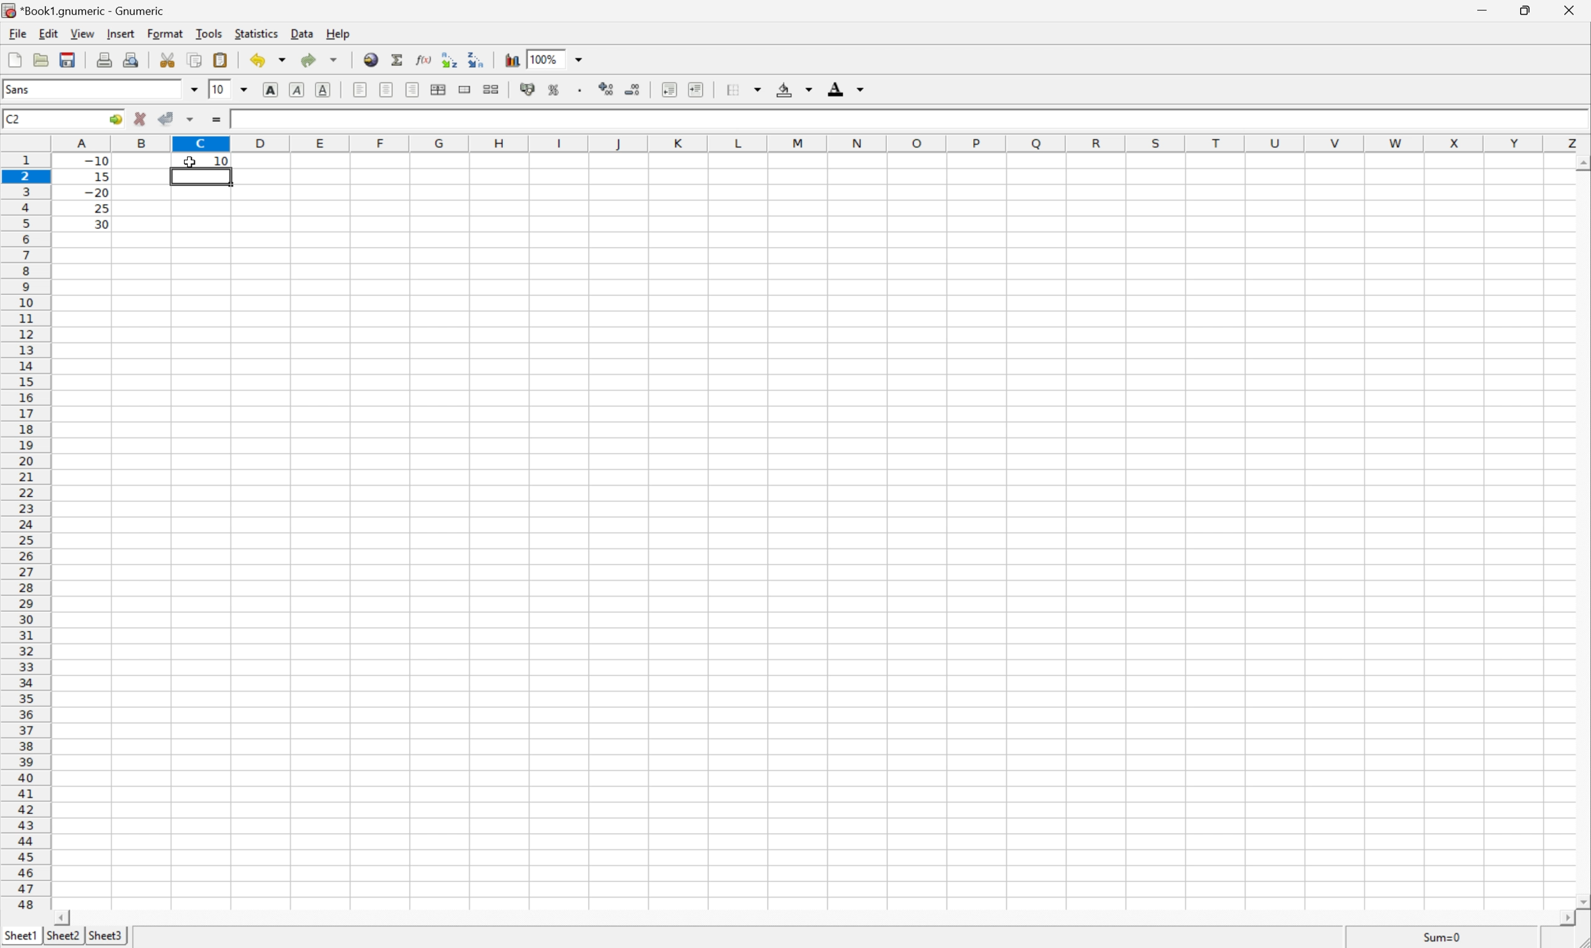 The image size is (1591, 948). I want to click on Underline, so click(325, 88).